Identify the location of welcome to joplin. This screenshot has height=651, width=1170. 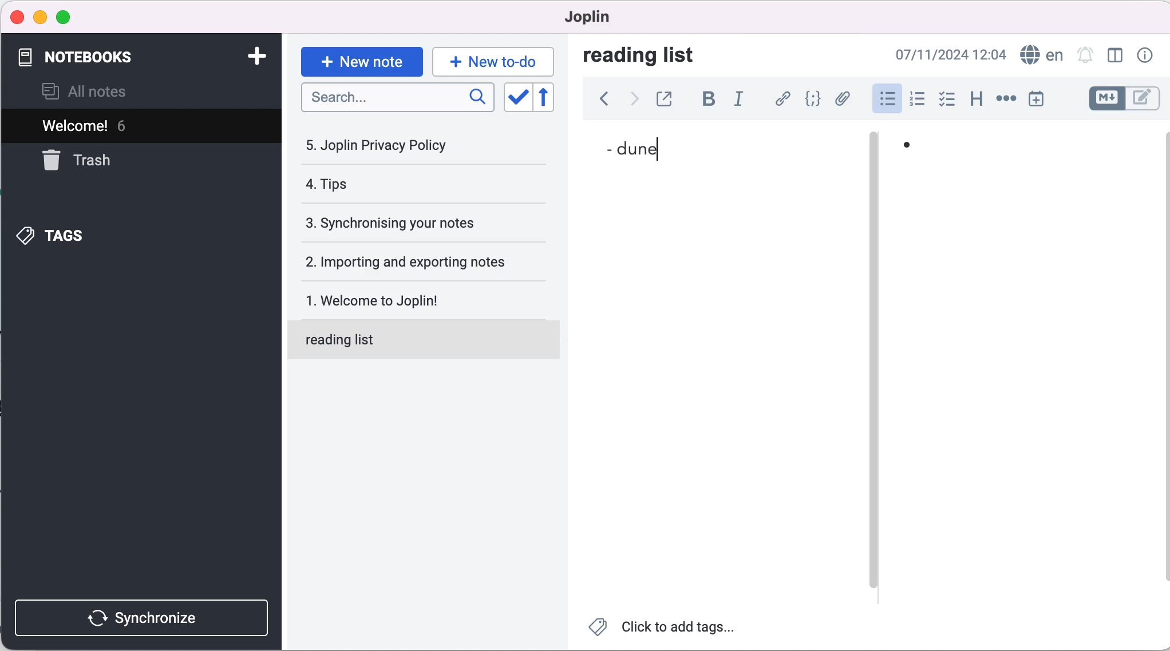
(427, 295).